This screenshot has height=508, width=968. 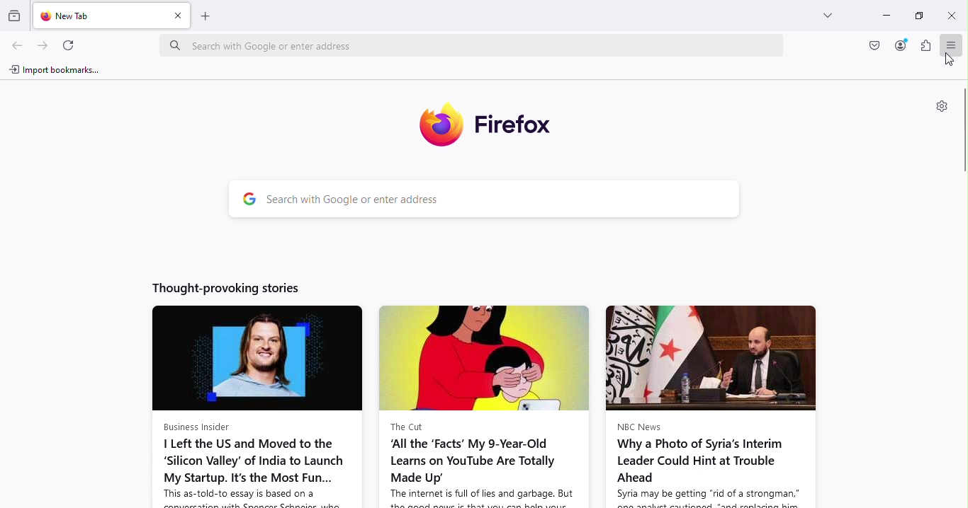 What do you see at coordinates (207, 18) in the screenshot?
I see `Open a new tab` at bounding box center [207, 18].